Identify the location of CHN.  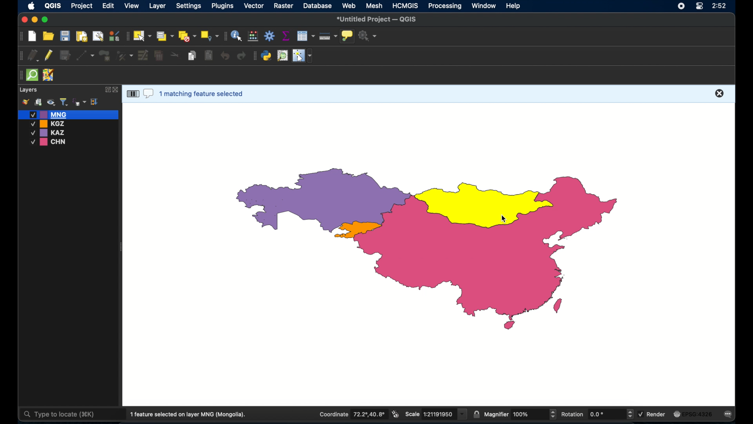
(49, 142).